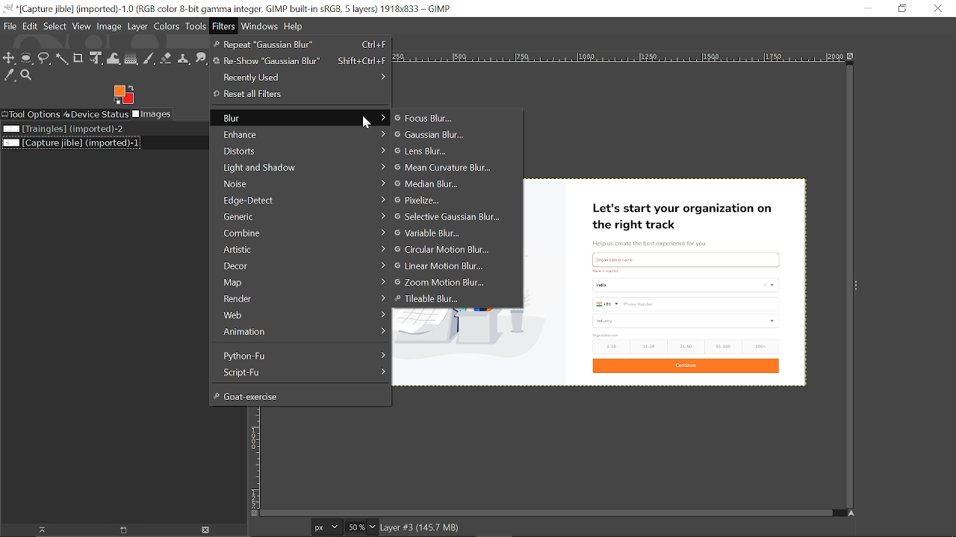  I want to click on Map, so click(299, 282).